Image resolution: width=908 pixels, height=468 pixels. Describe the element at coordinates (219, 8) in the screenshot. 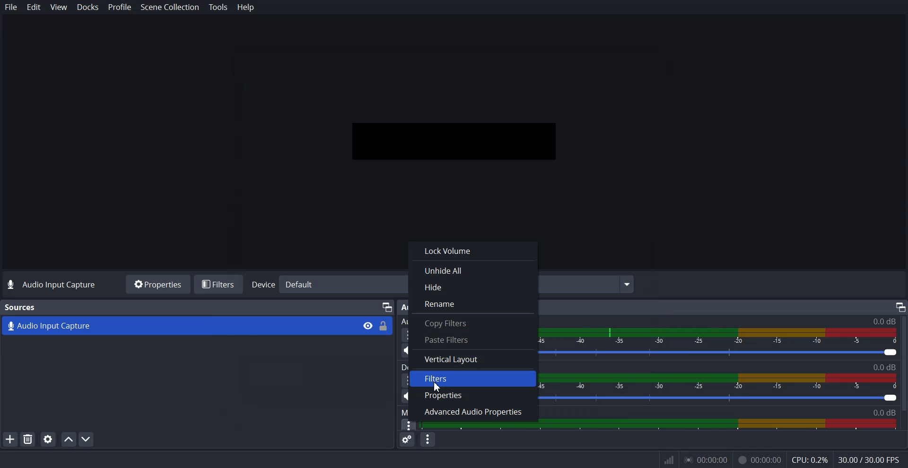

I see `Tools` at that location.